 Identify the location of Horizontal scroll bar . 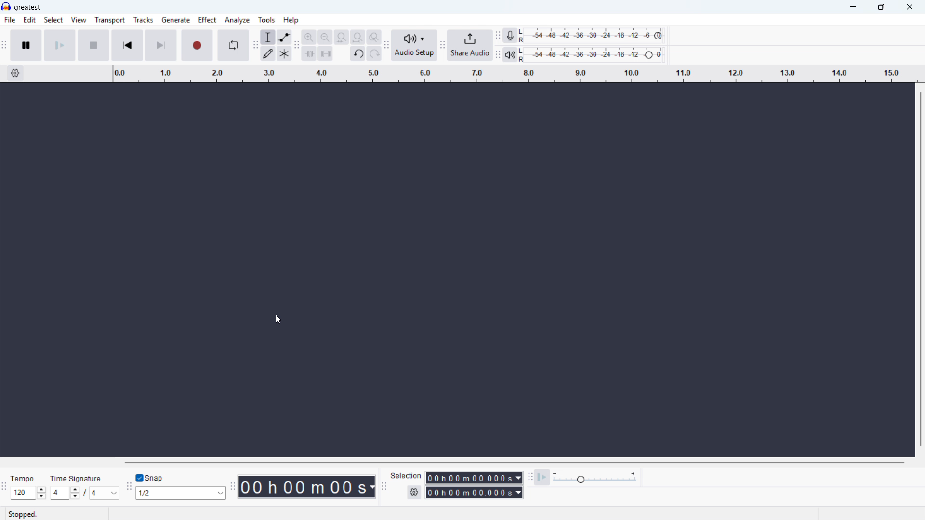
(512, 462).